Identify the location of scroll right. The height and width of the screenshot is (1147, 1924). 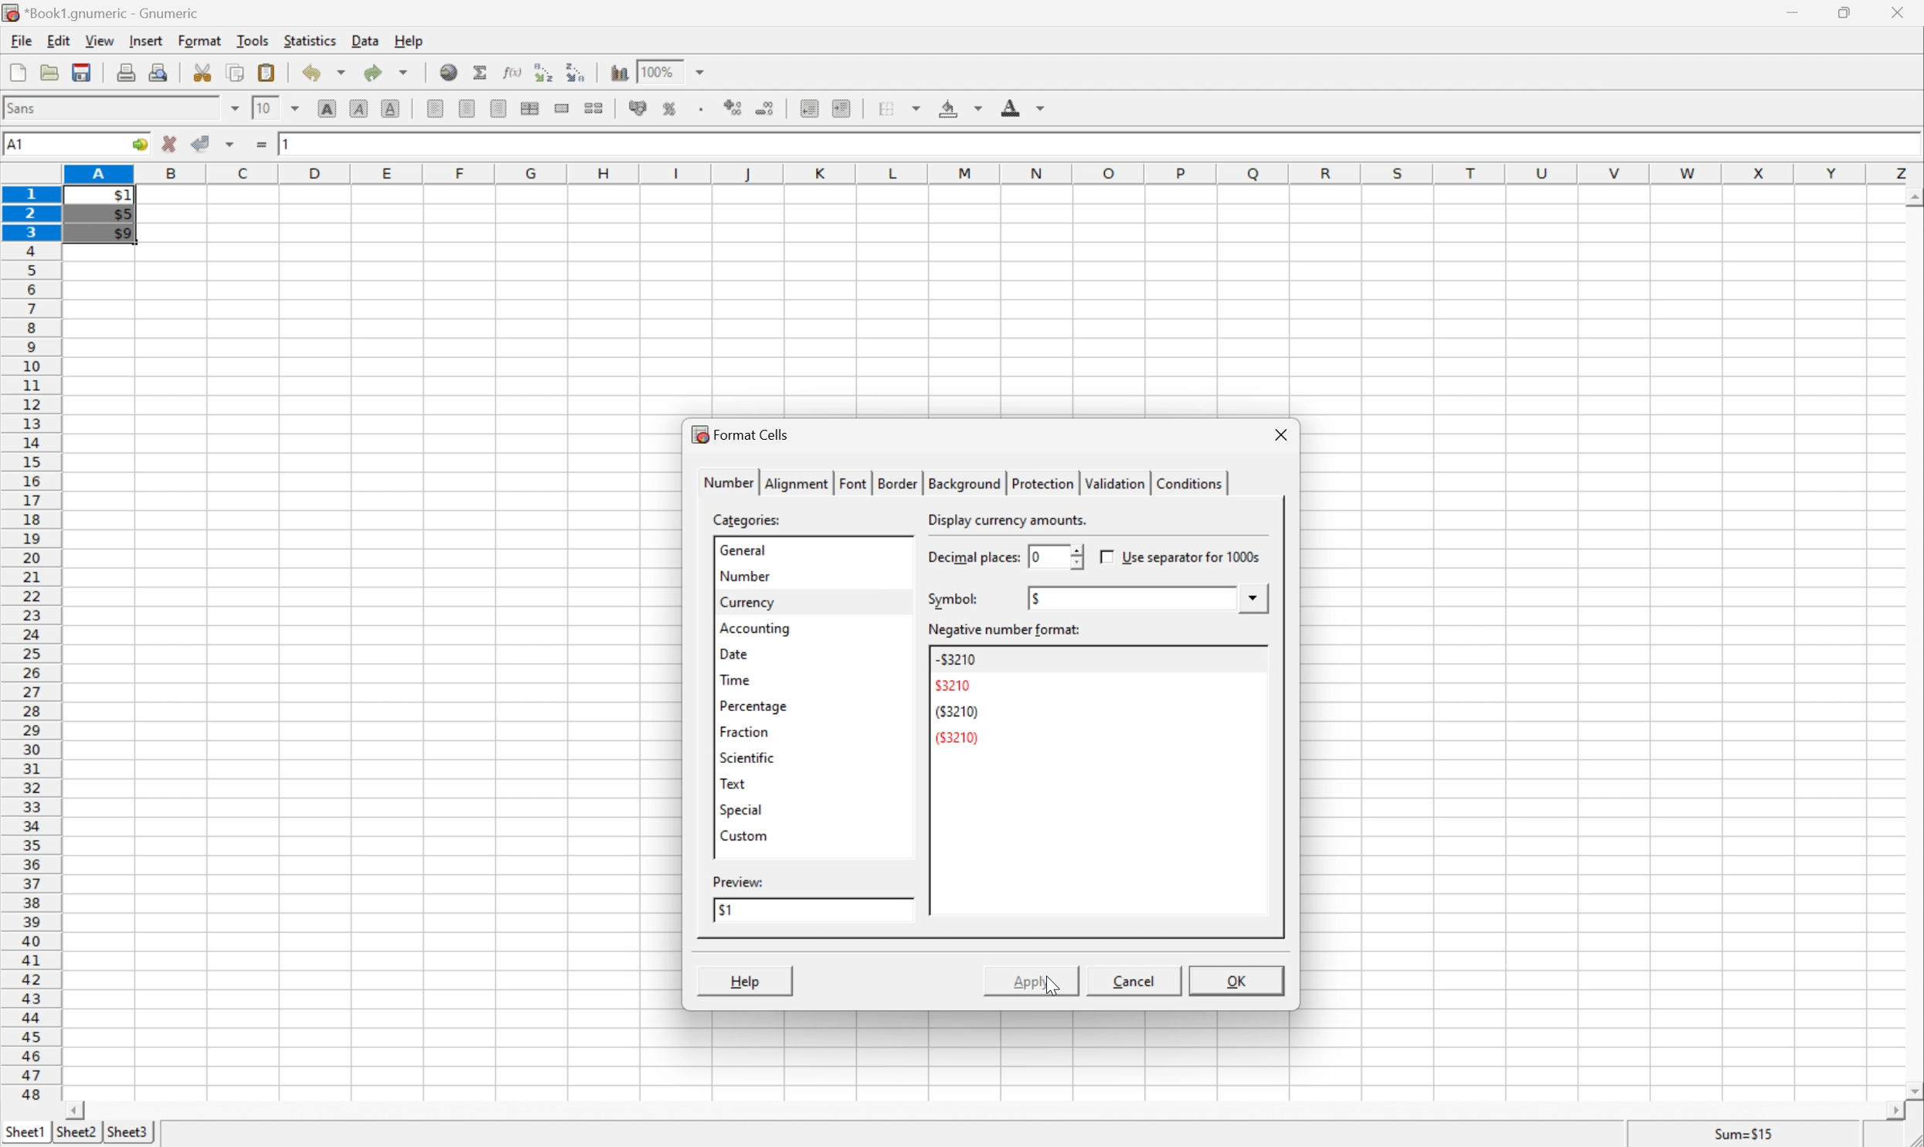
(1894, 1111).